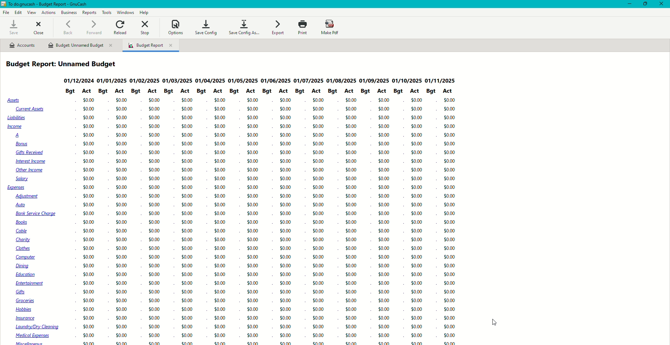  Describe the element at coordinates (261, 92) in the screenshot. I see `Parameters` at that location.